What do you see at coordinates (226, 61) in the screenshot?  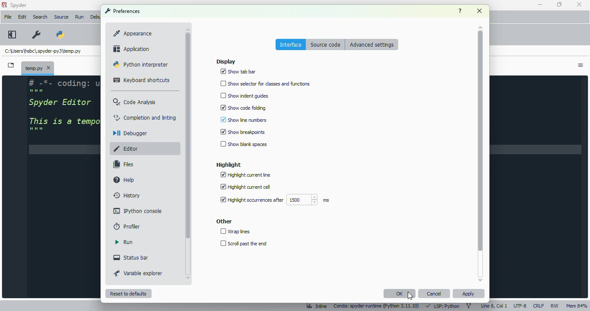 I see `display` at bounding box center [226, 61].